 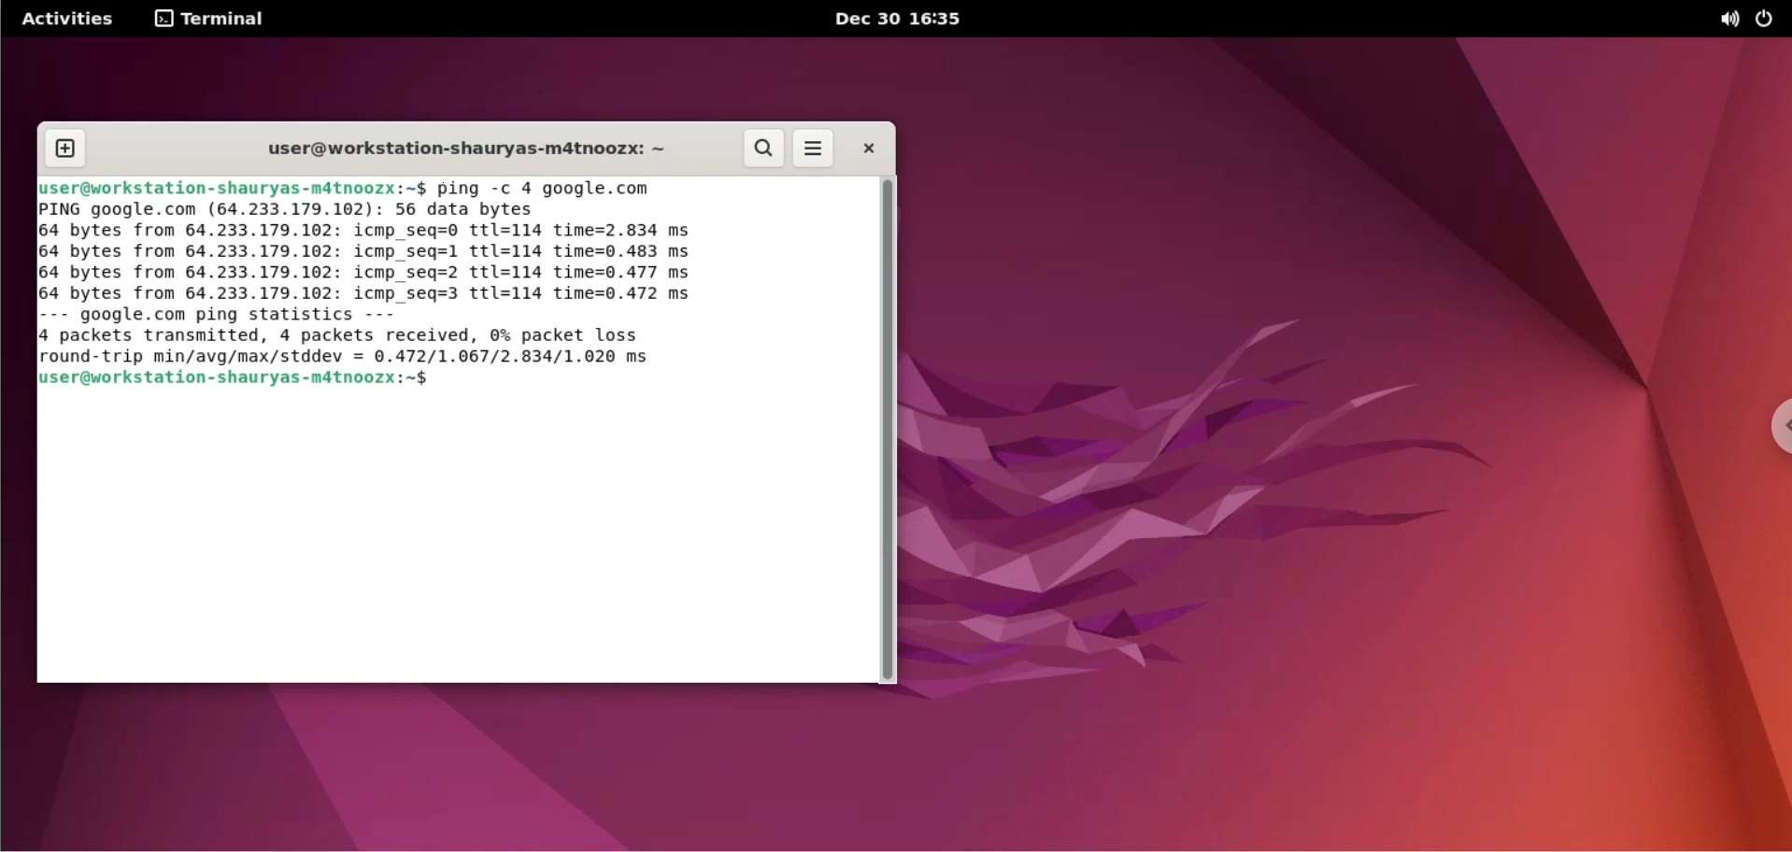 What do you see at coordinates (892, 431) in the screenshot?
I see `scrollbar` at bounding box center [892, 431].